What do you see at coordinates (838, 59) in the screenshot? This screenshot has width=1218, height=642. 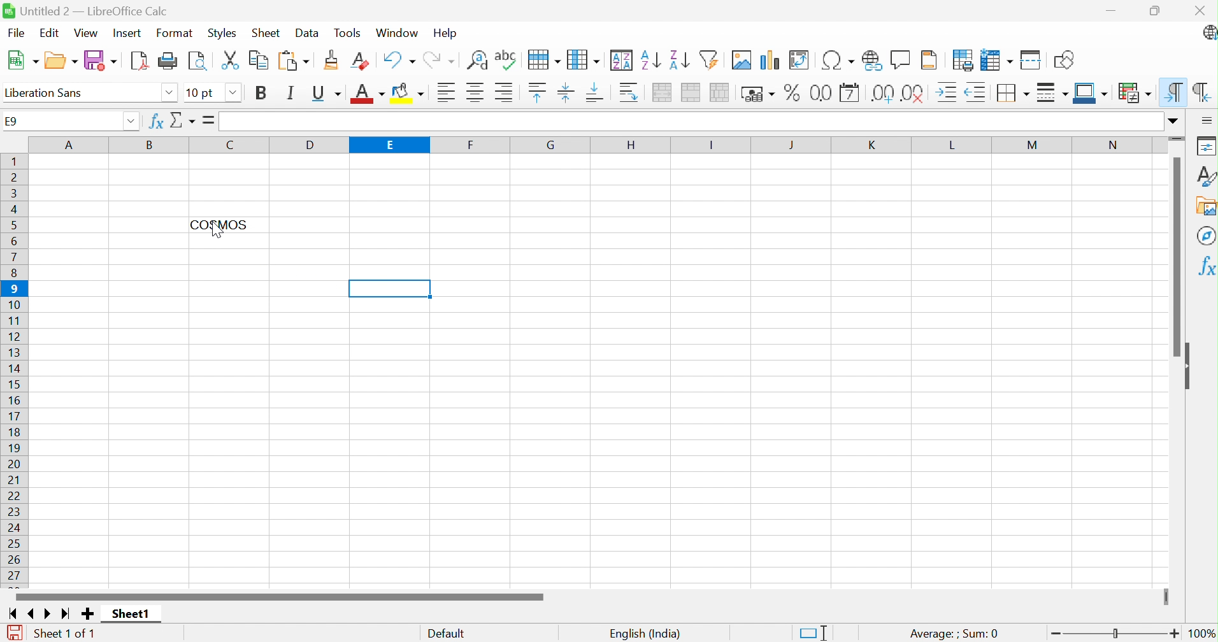 I see `Insert special characters` at bounding box center [838, 59].